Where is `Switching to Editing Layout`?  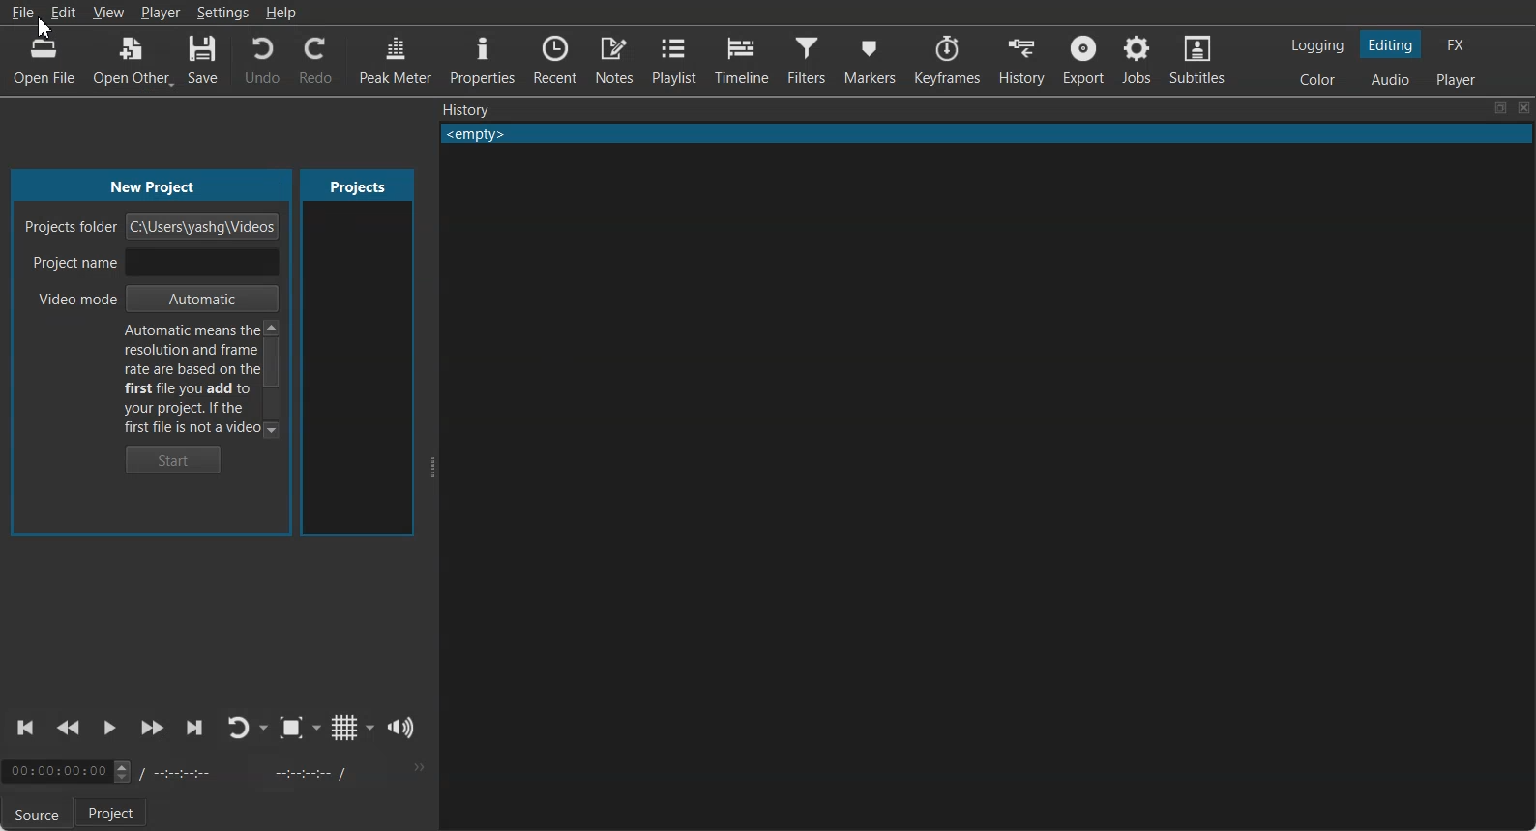
Switching to Editing Layout is located at coordinates (1389, 44).